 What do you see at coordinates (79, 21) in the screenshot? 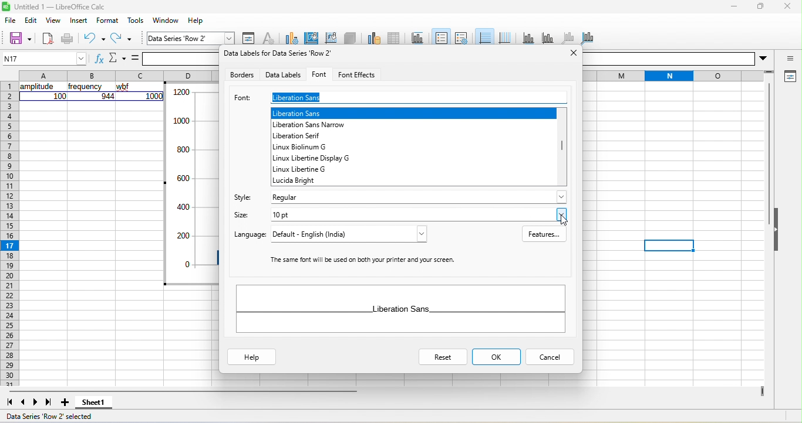
I see `insert` at bounding box center [79, 21].